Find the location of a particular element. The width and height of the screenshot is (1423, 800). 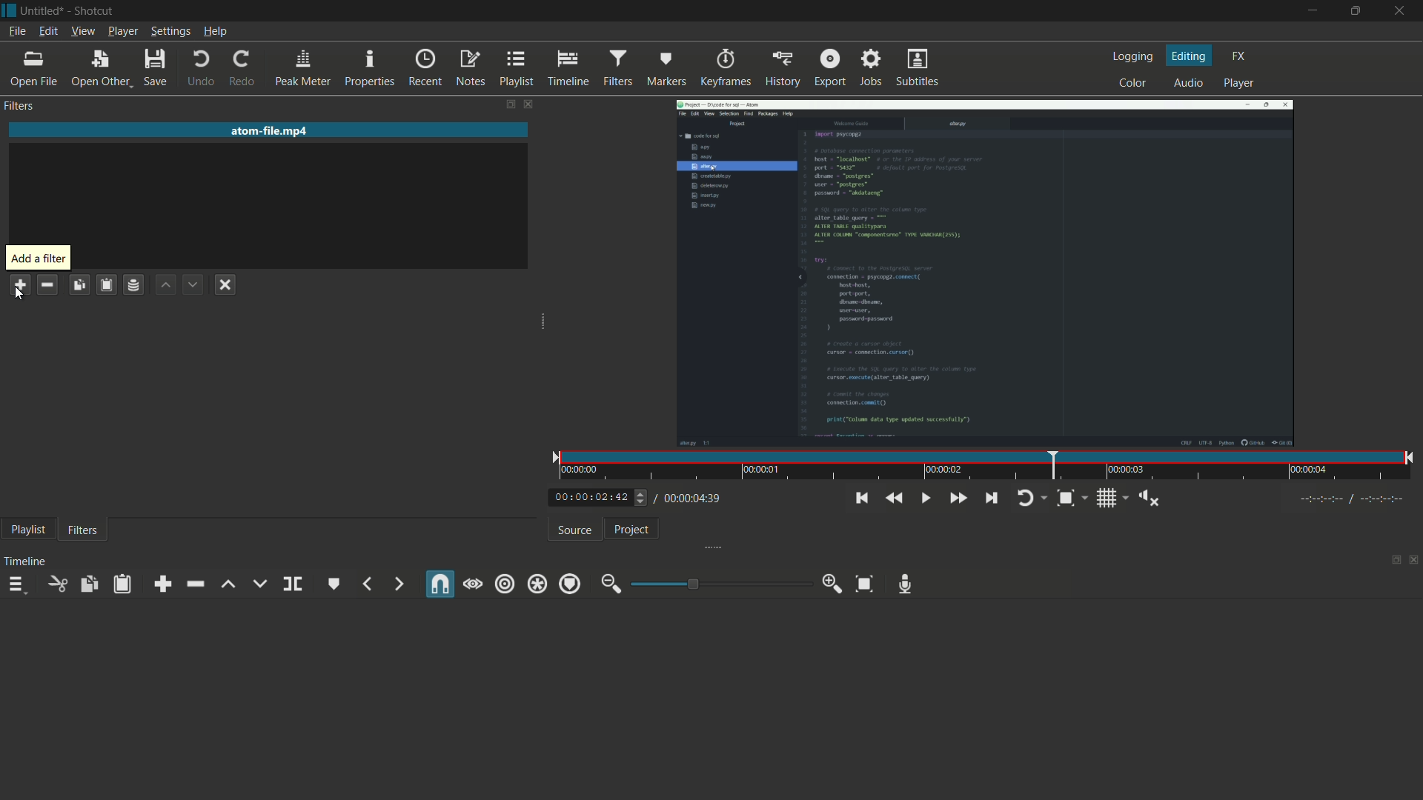

overwrite is located at coordinates (259, 584).